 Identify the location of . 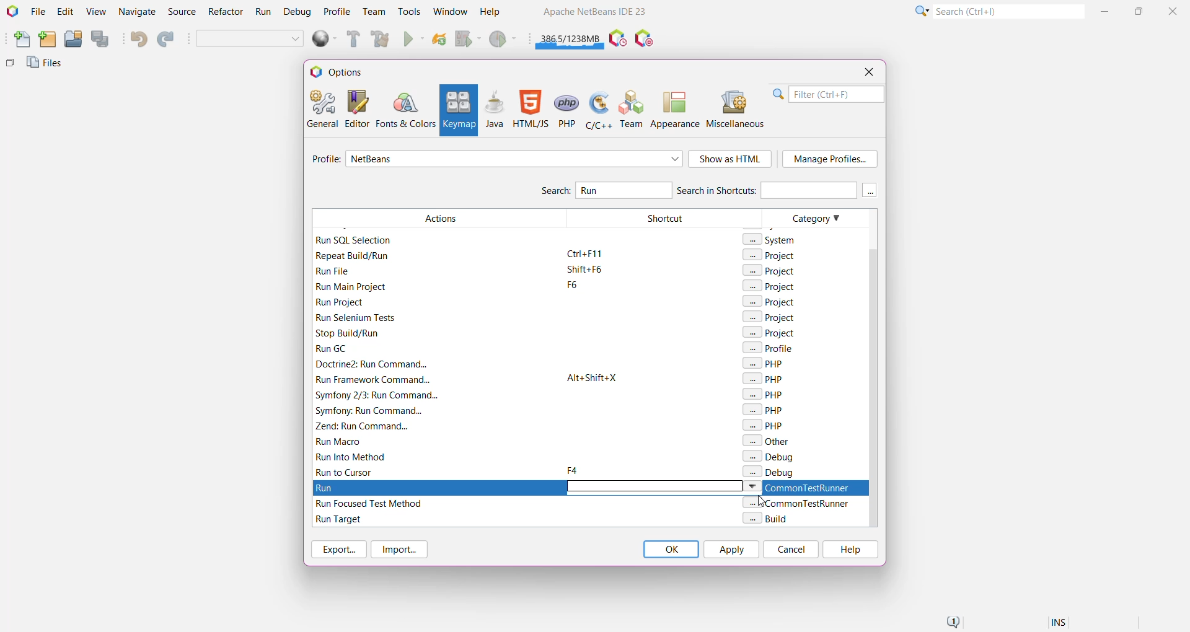
(324, 39).